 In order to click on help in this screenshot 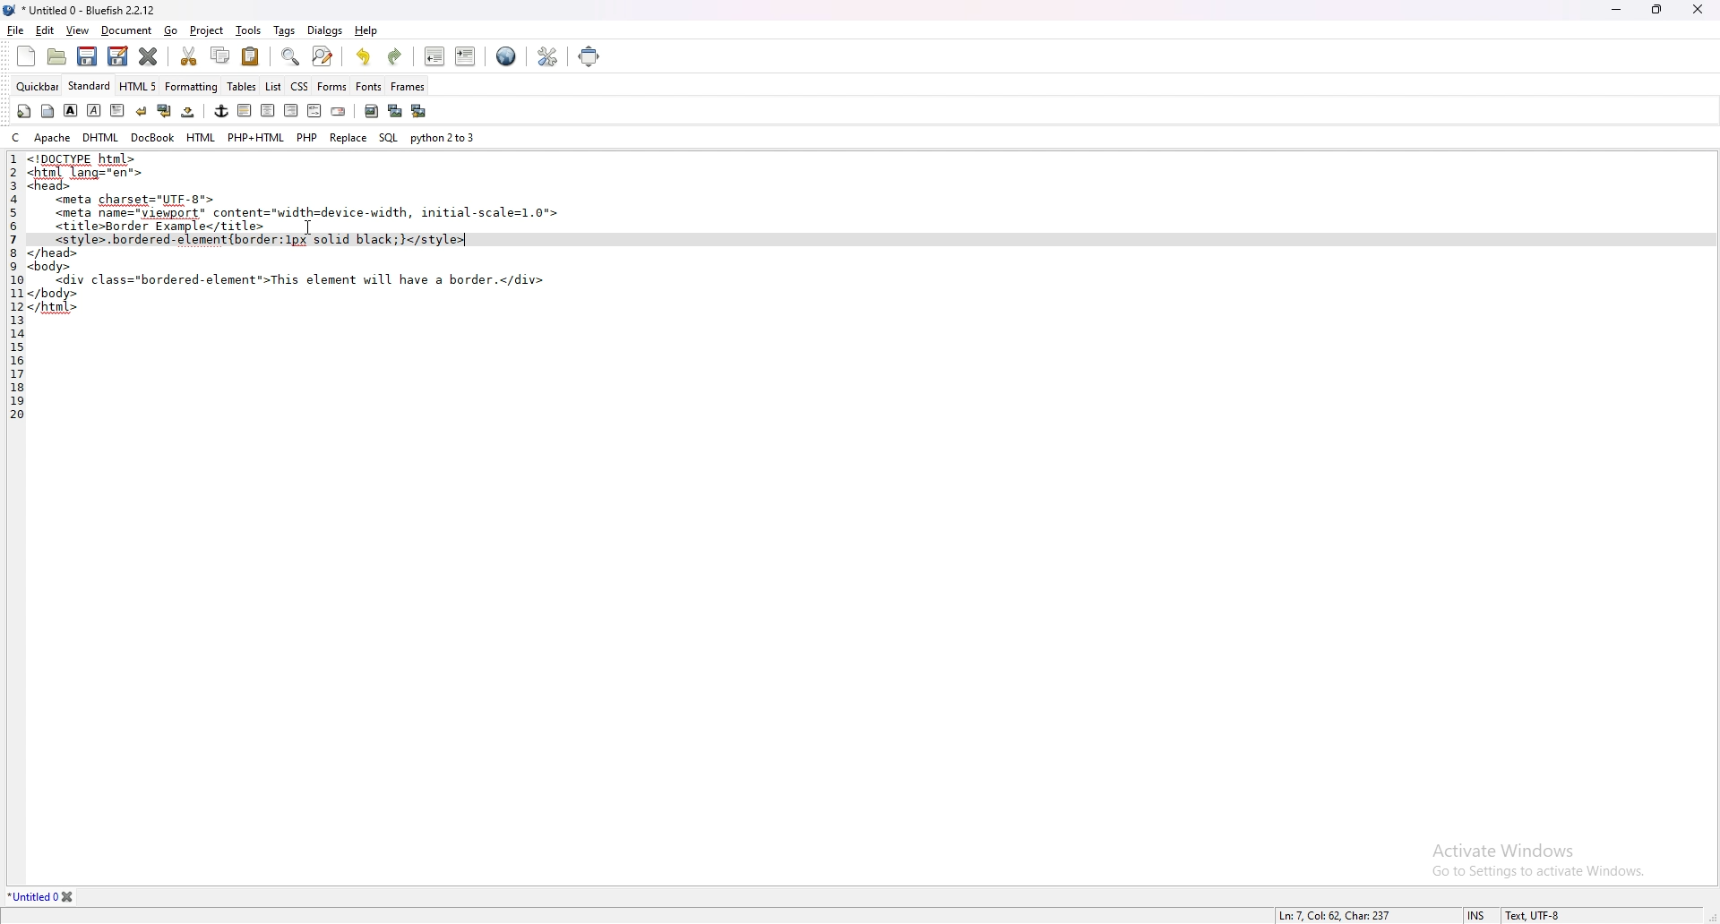, I will do `click(367, 30)`.